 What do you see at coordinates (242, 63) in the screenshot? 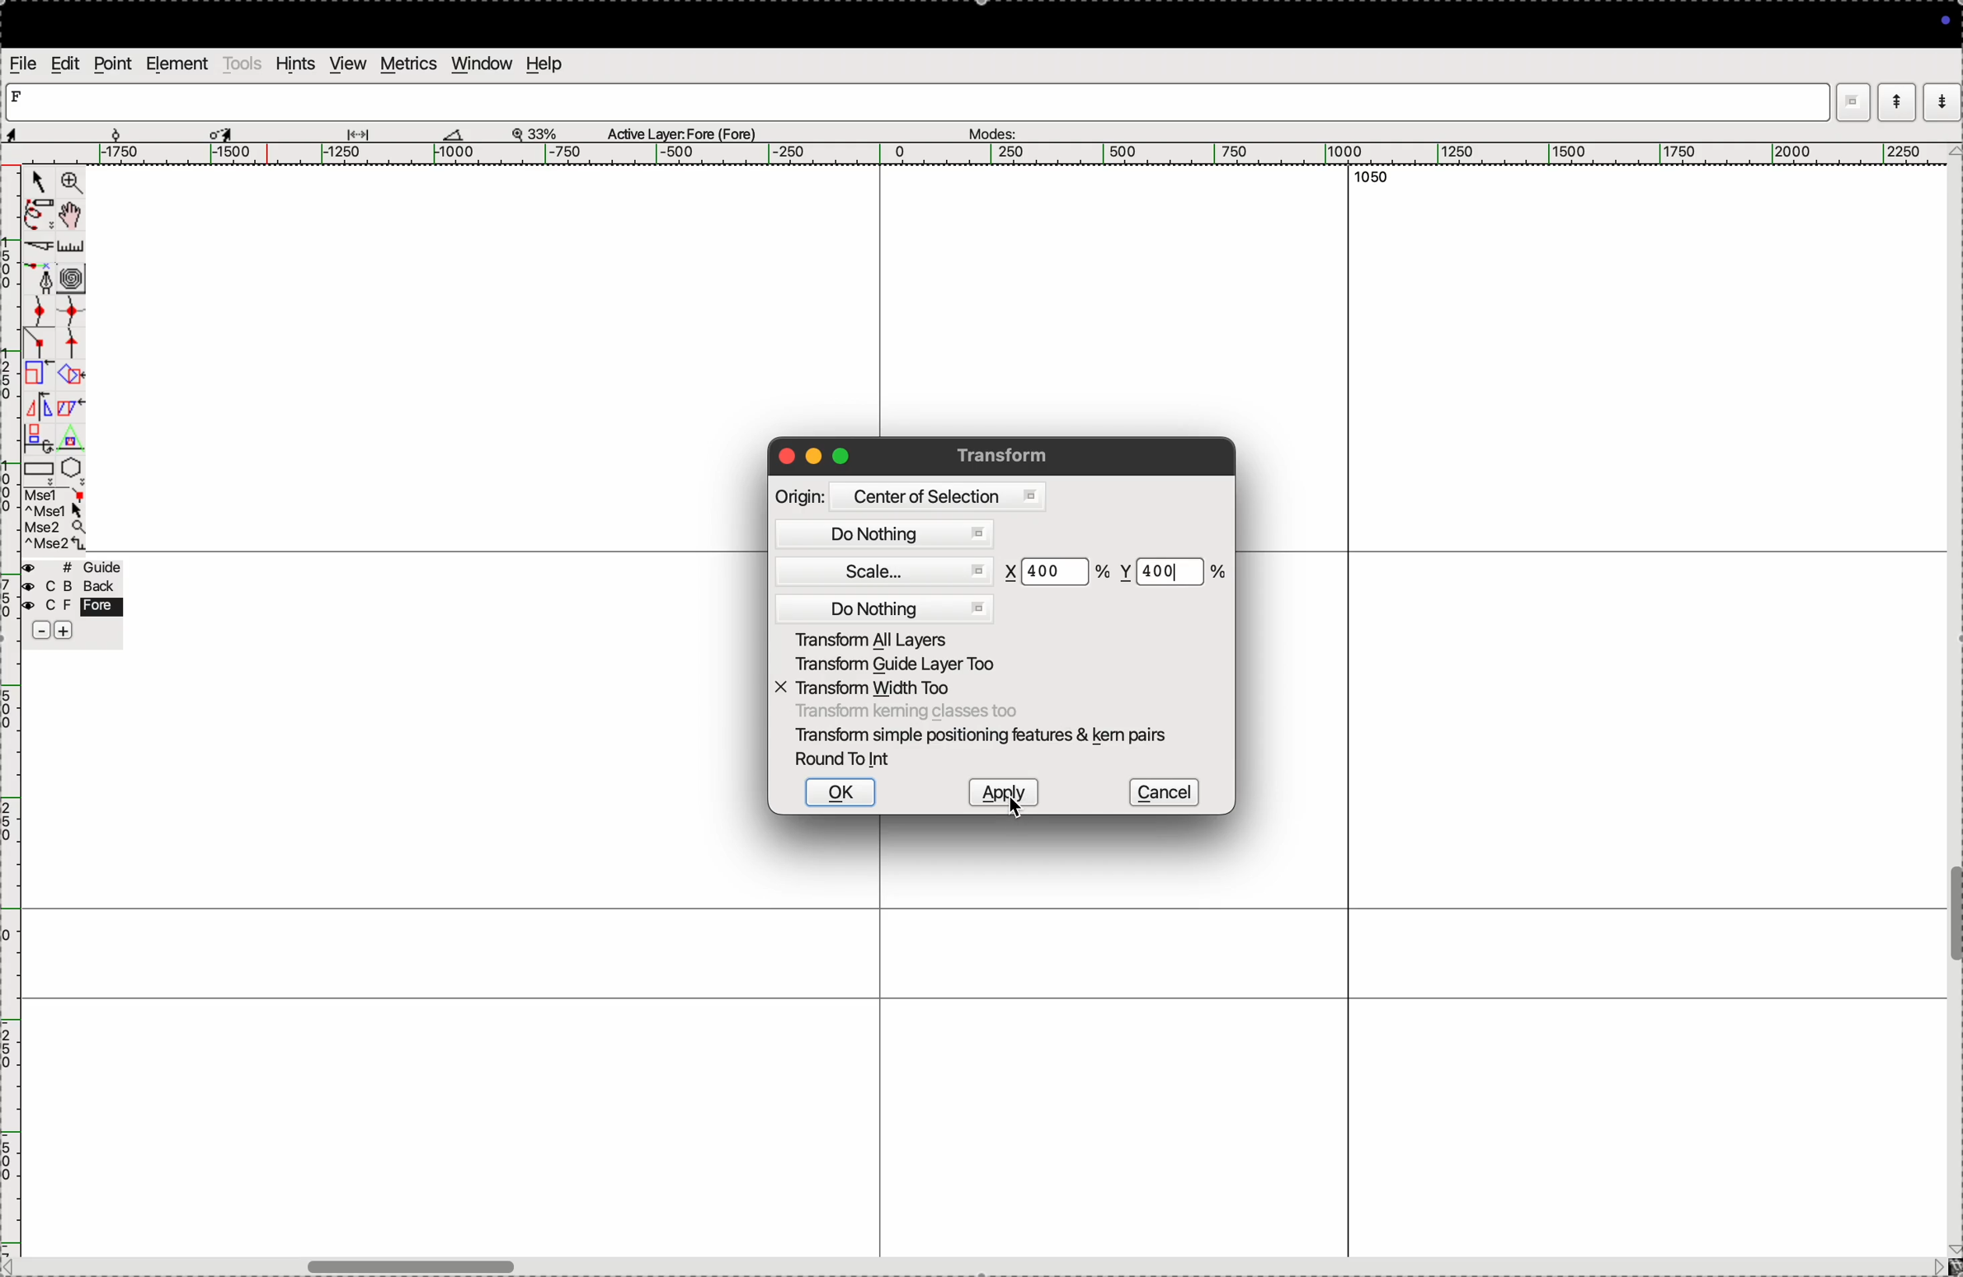
I see `tools` at bounding box center [242, 63].